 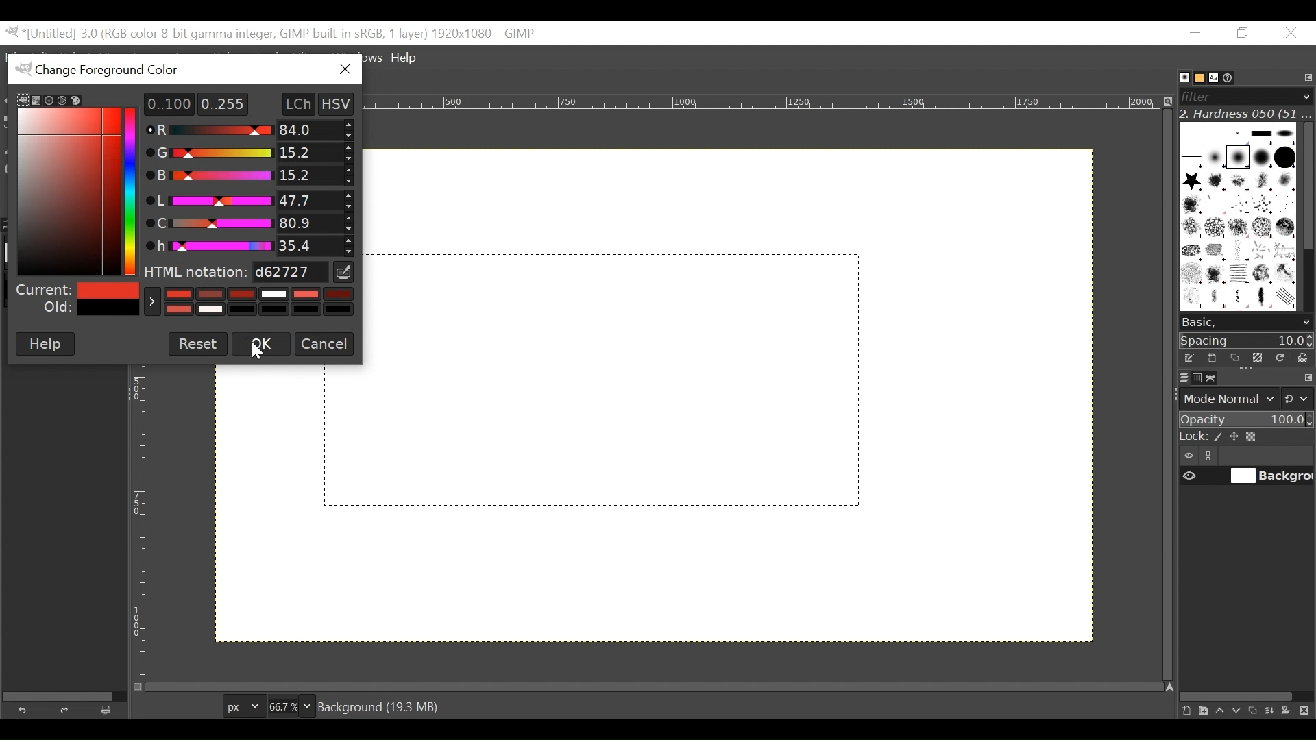 What do you see at coordinates (766, 103) in the screenshot?
I see `Horizontal ruler` at bounding box center [766, 103].